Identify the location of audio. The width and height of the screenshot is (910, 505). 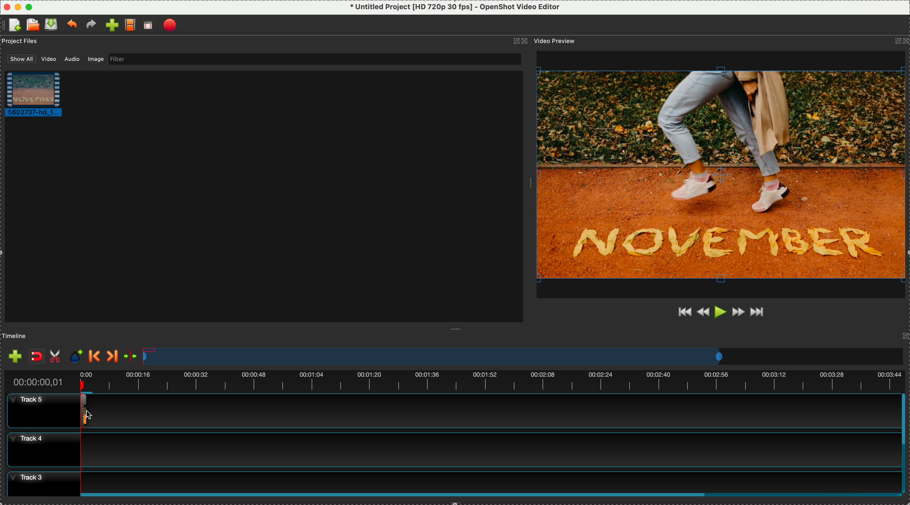
(70, 60).